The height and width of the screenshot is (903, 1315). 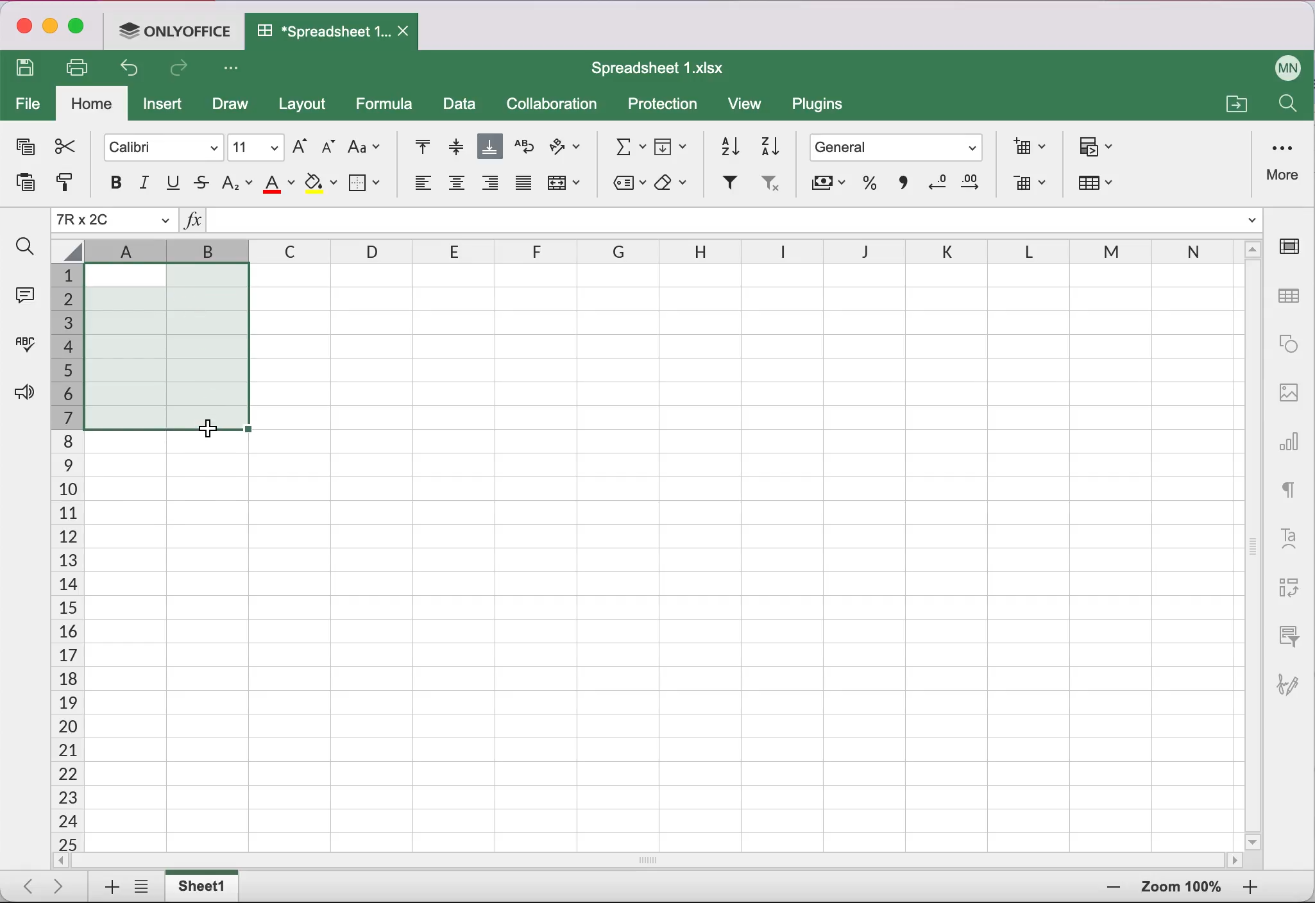 I want to click on columns, so click(x=528, y=252).